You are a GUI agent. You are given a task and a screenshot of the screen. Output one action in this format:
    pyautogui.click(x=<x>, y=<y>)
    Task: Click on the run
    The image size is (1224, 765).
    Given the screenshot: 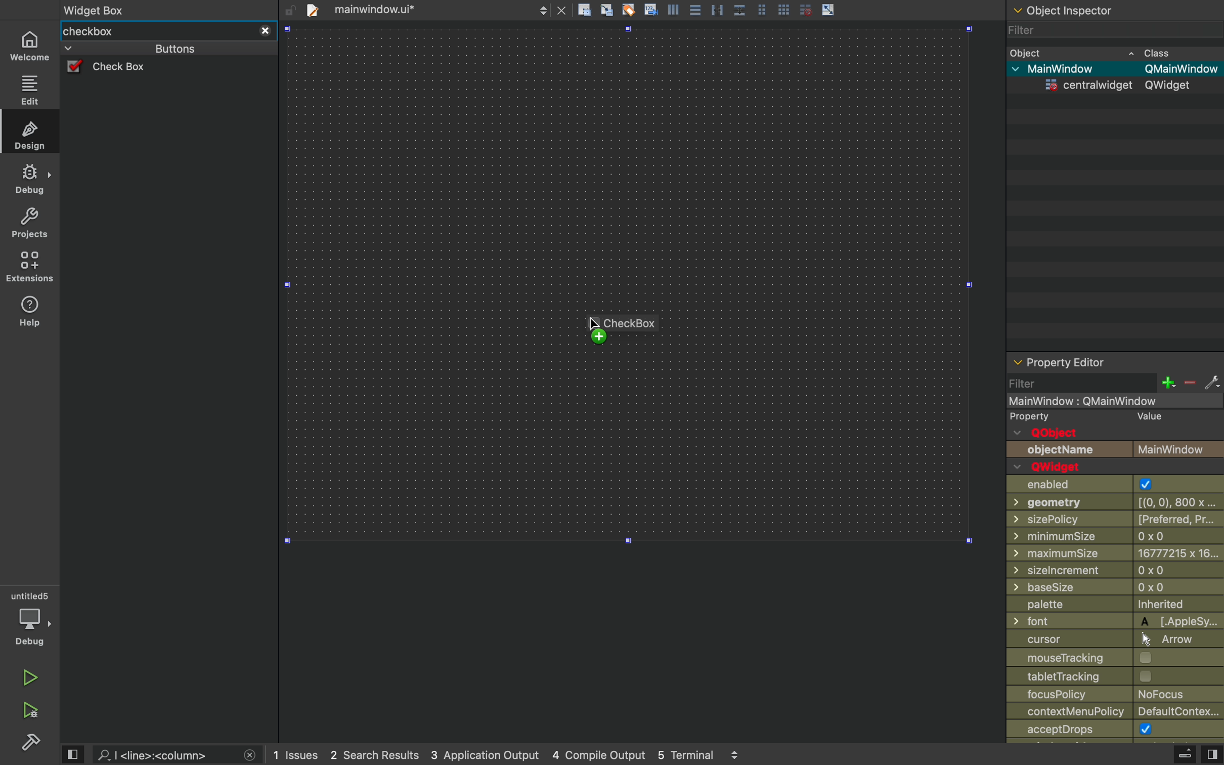 What is the action you would take?
    pyautogui.click(x=26, y=677)
    